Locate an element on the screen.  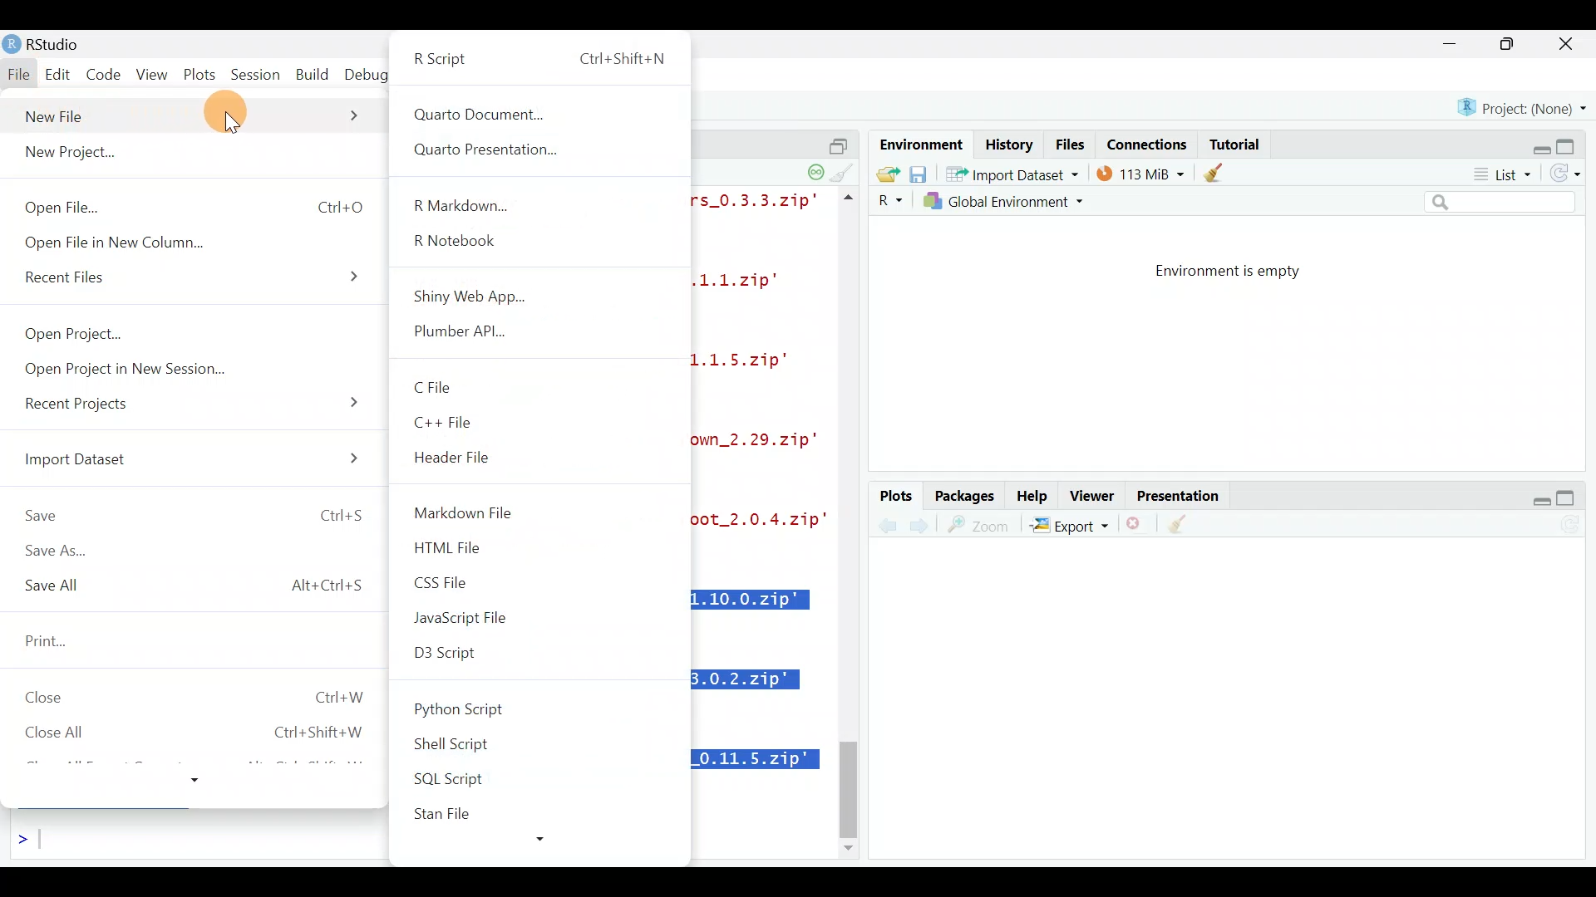
Environment is located at coordinates (919, 144).